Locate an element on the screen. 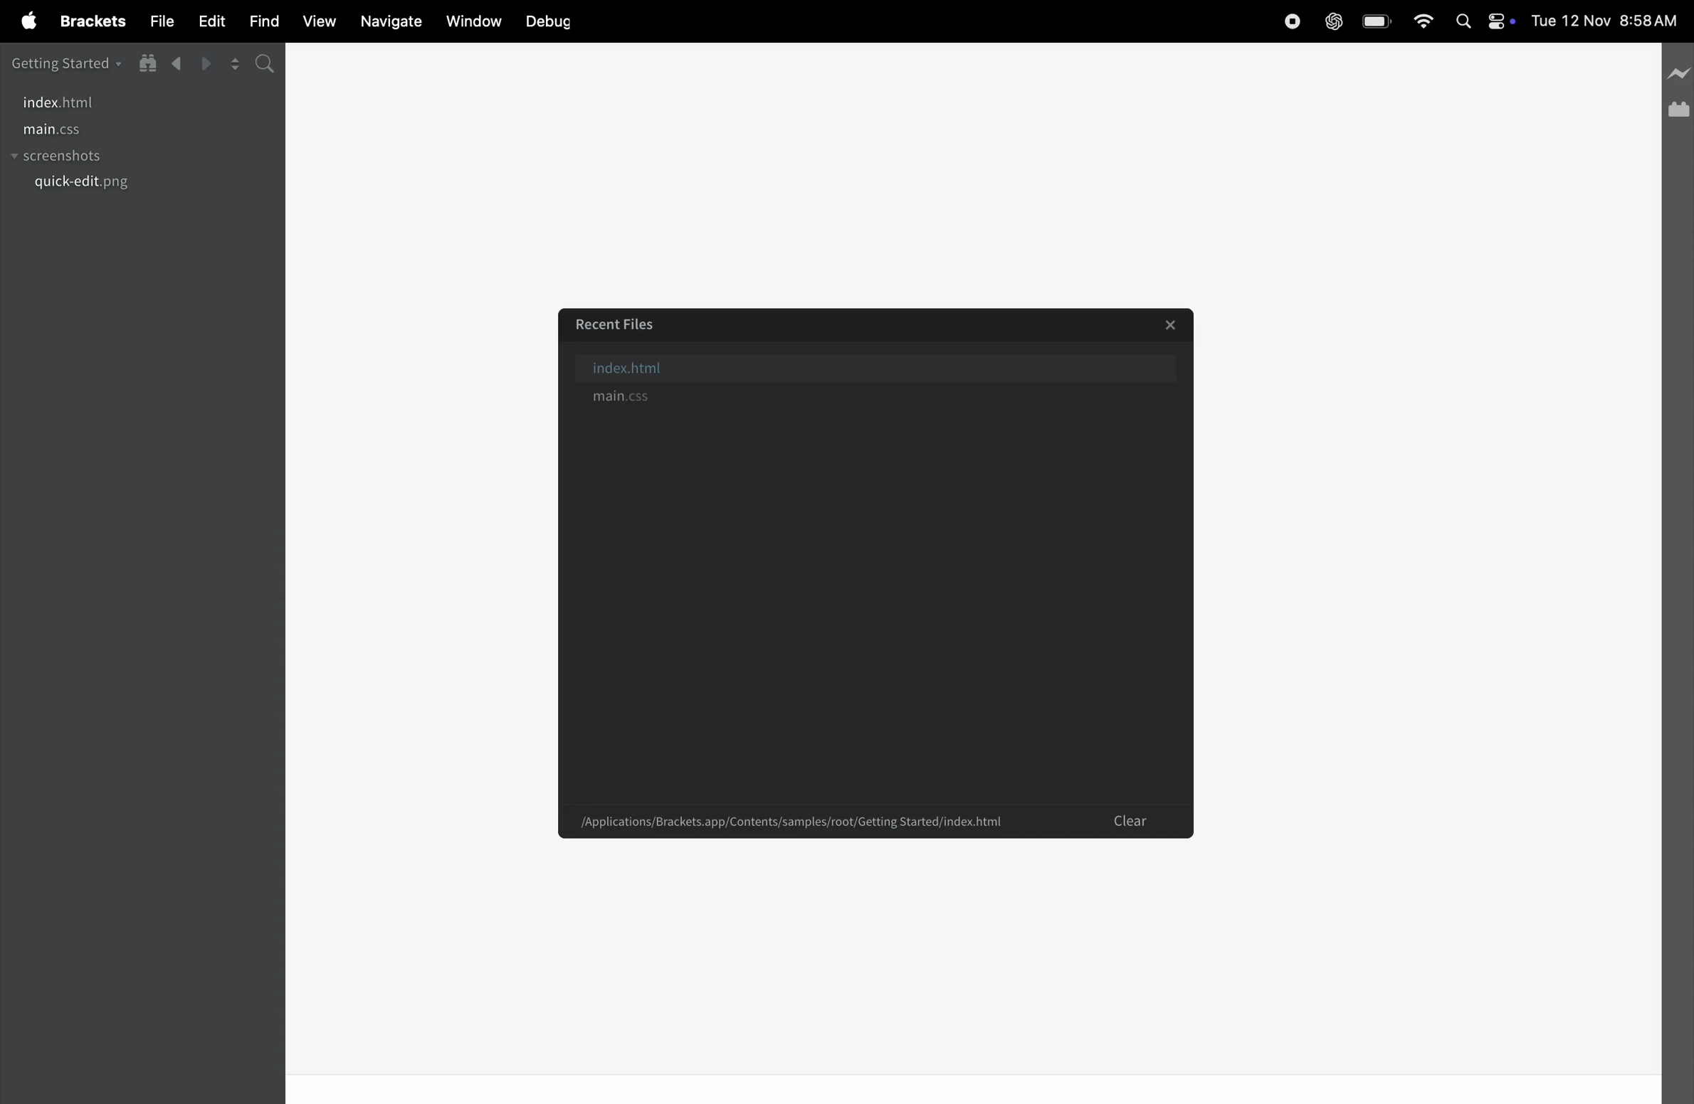 The image size is (1694, 1104). index.html is located at coordinates (64, 102).